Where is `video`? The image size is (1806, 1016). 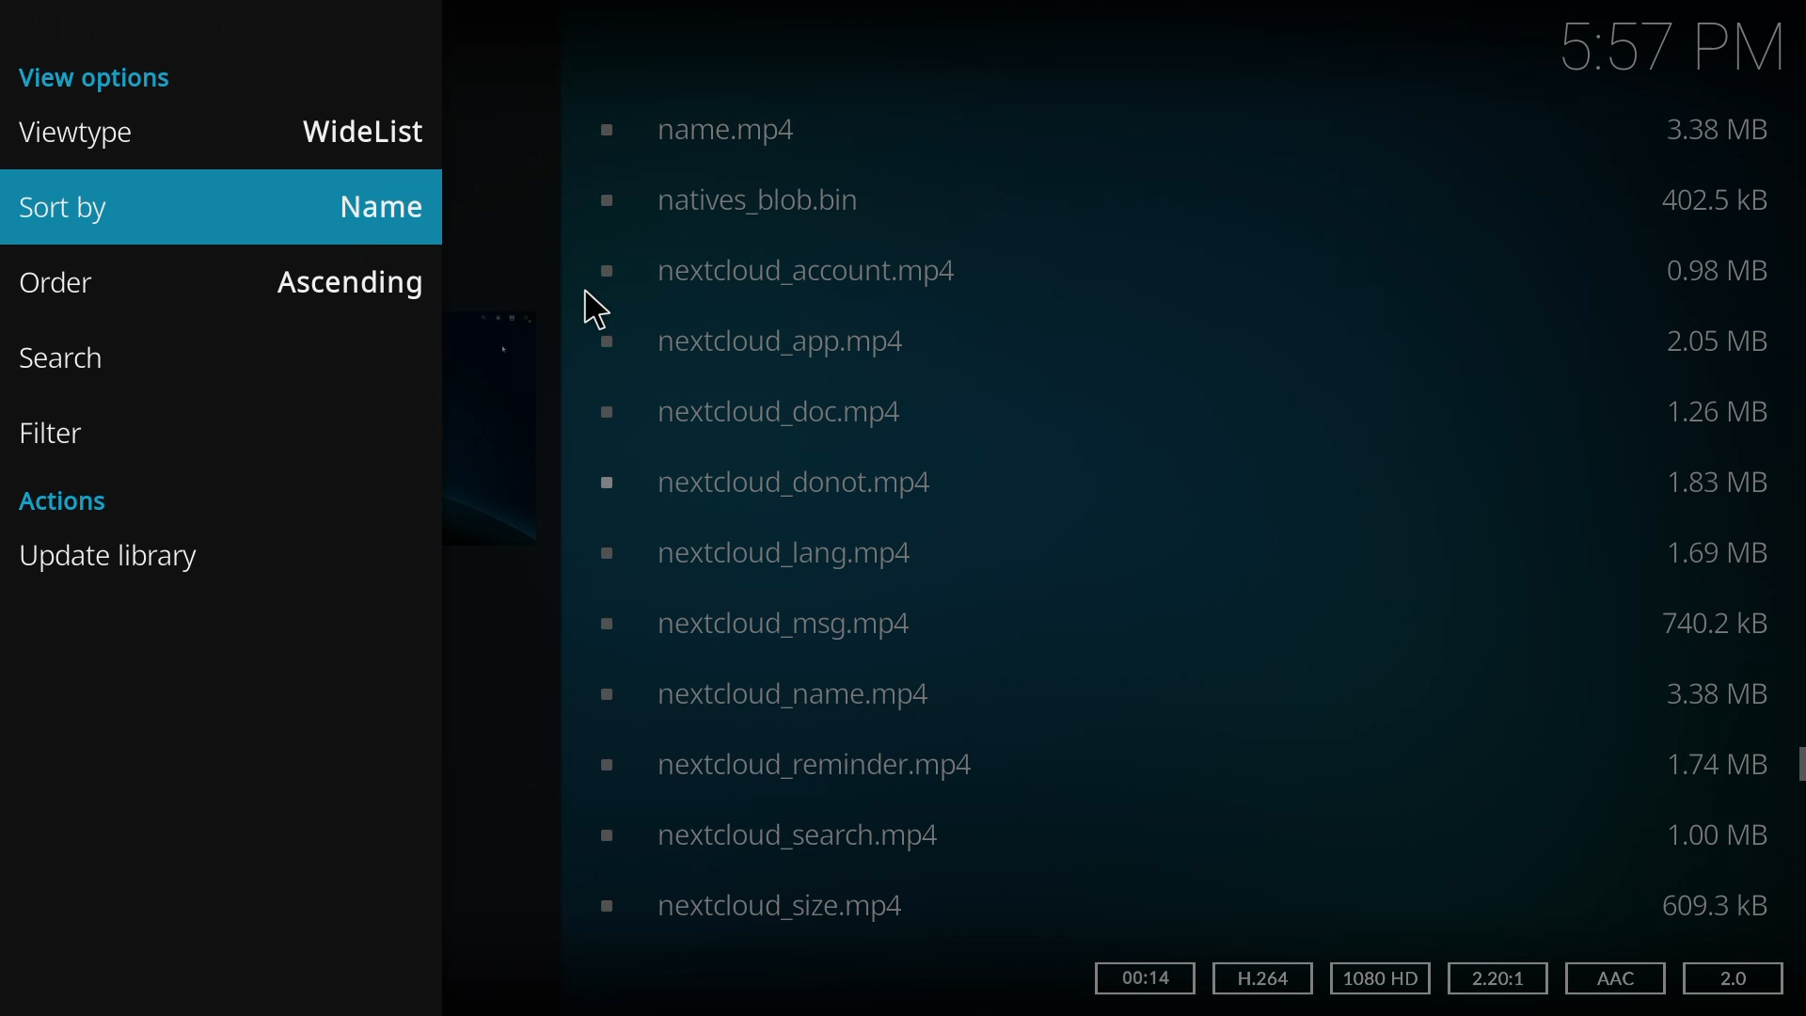 video is located at coordinates (748, 904).